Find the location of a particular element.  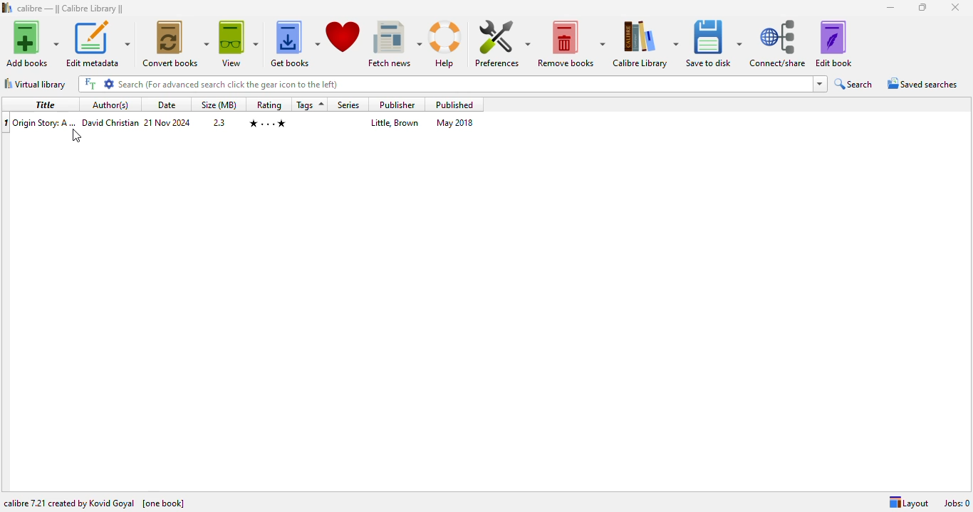

published is located at coordinates (454, 105).